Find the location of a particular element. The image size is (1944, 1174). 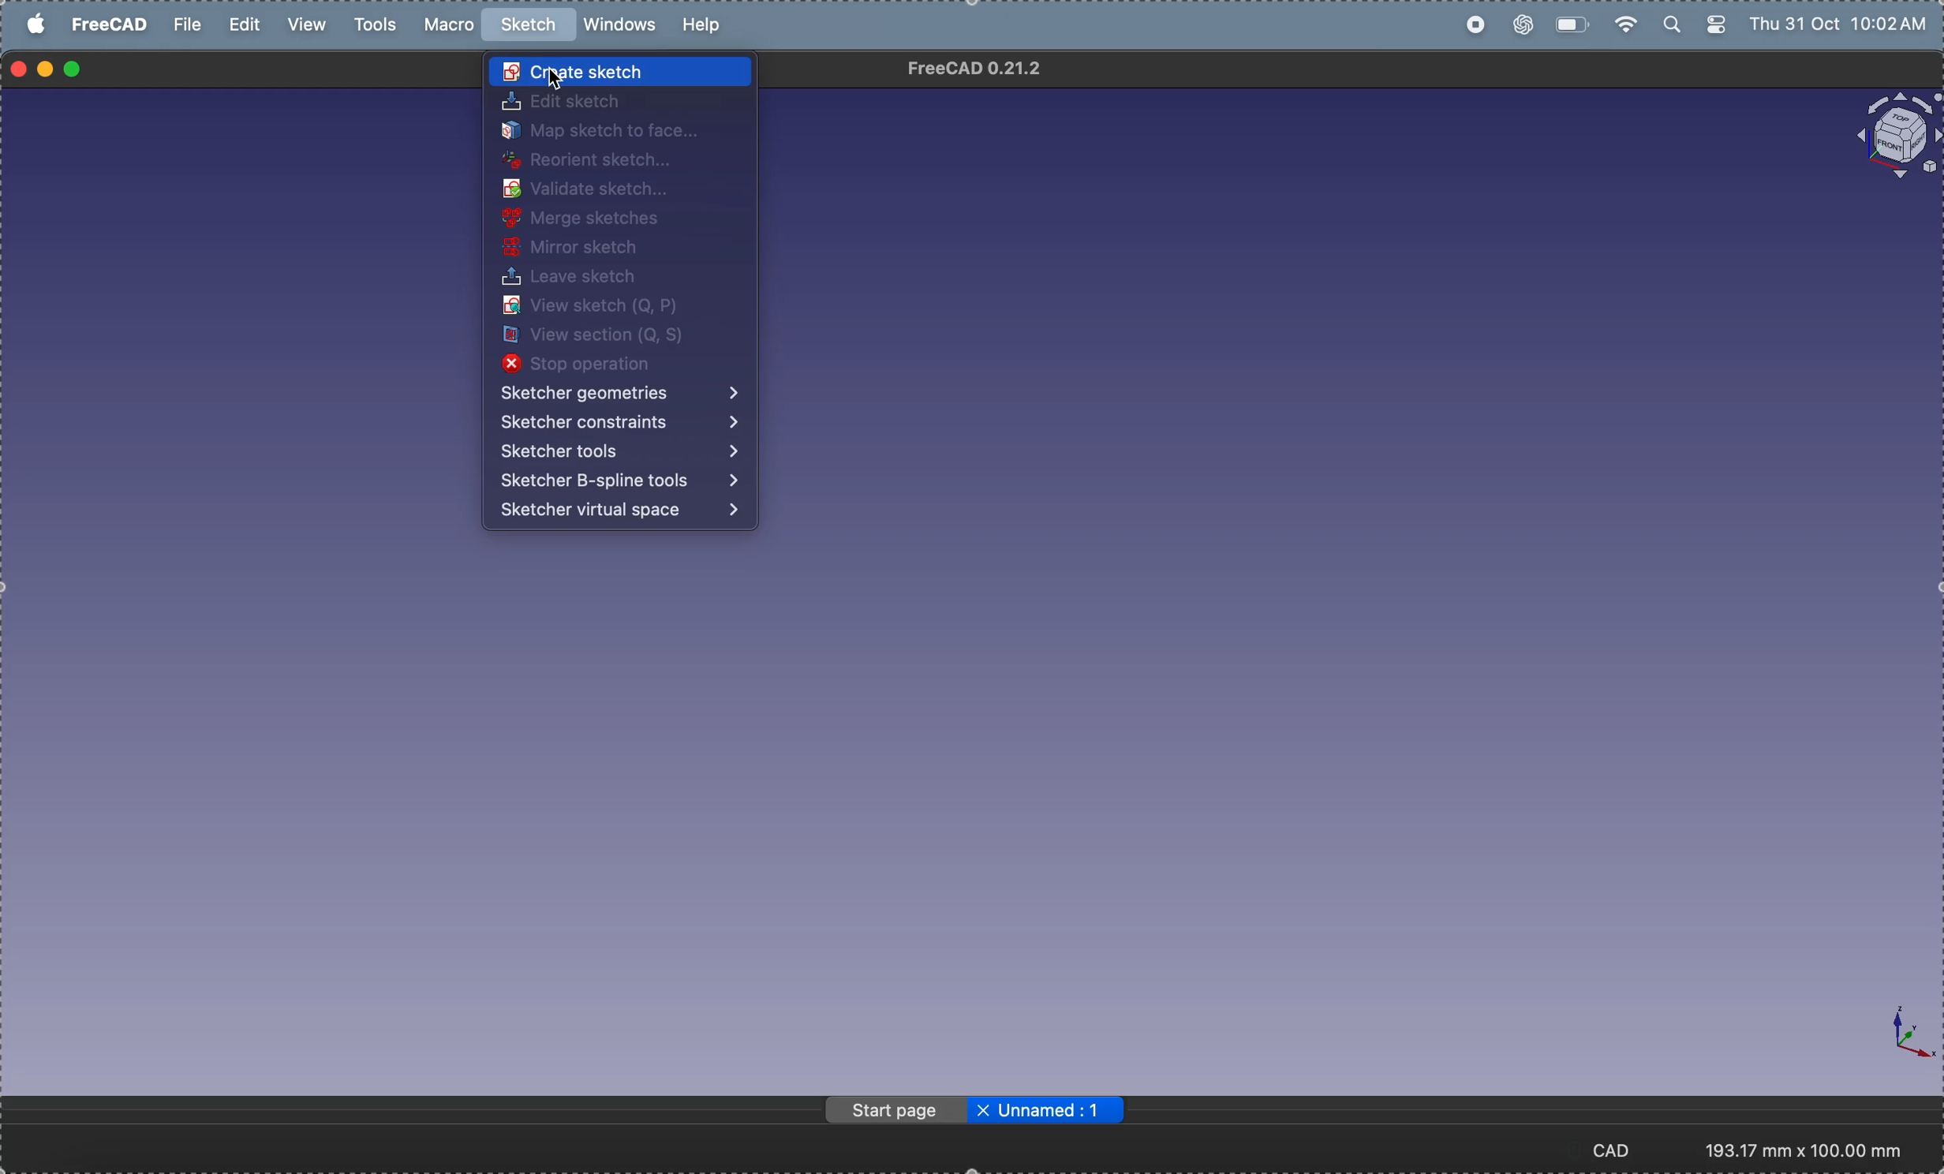

merge sketches is located at coordinates (598, 219).